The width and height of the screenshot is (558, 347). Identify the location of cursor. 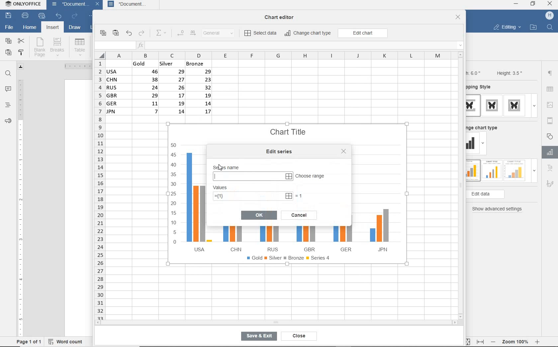
(221, 168).